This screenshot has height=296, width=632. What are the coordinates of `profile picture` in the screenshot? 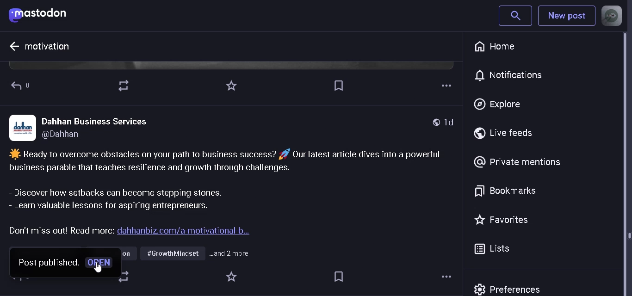 It's located at (612, 16).